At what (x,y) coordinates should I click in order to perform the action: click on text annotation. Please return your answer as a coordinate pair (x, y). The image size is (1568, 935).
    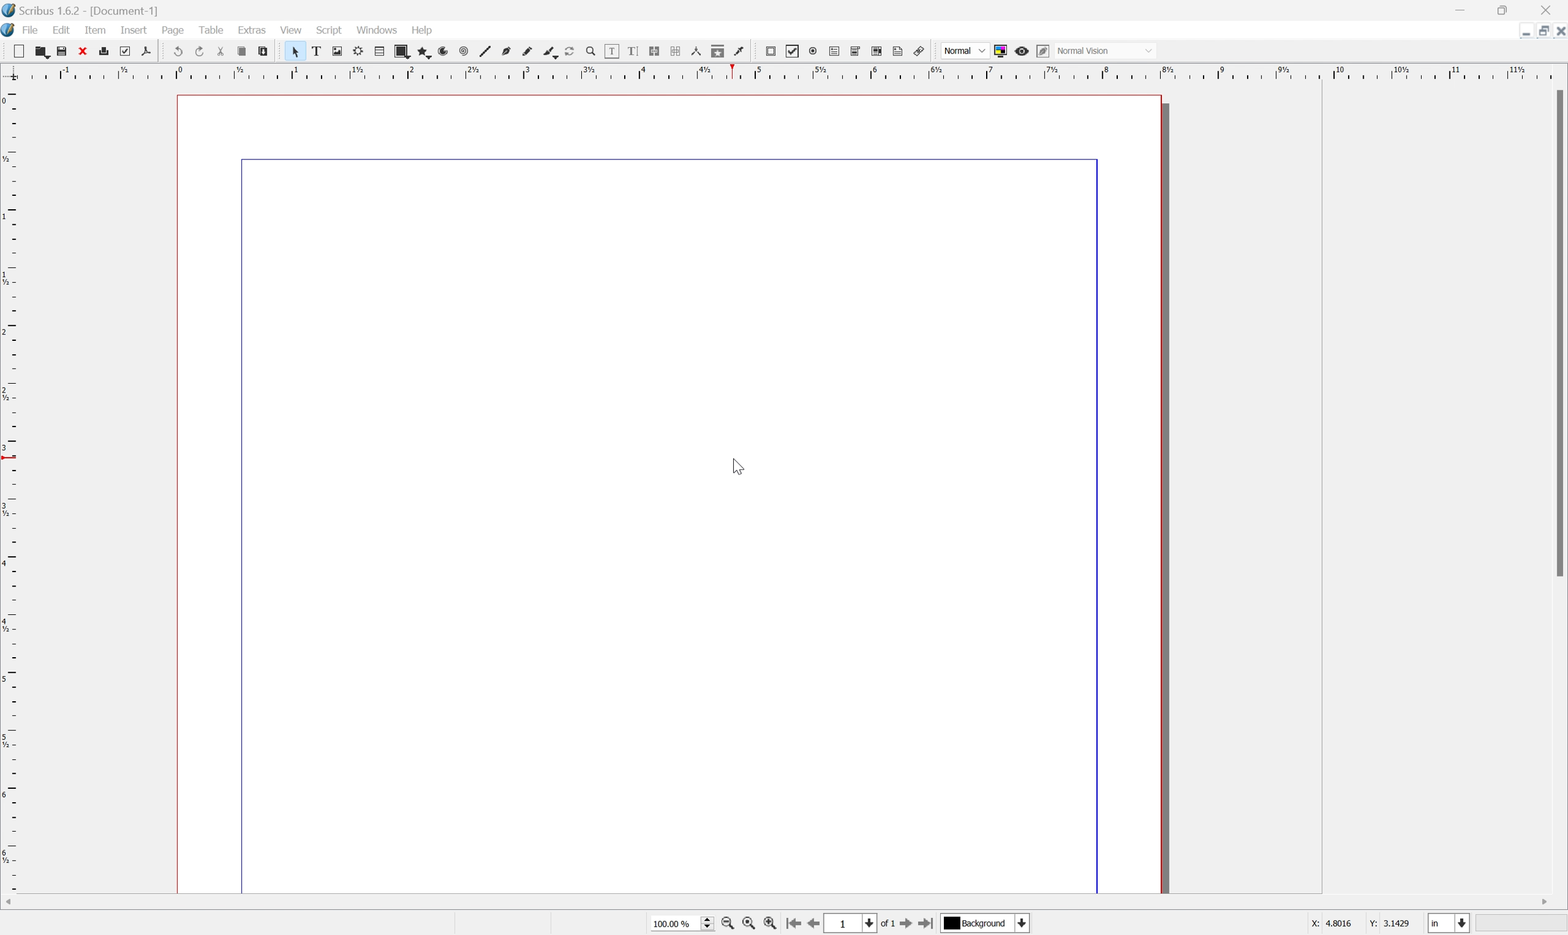
    Looking at the image, I should click on (898, 50).